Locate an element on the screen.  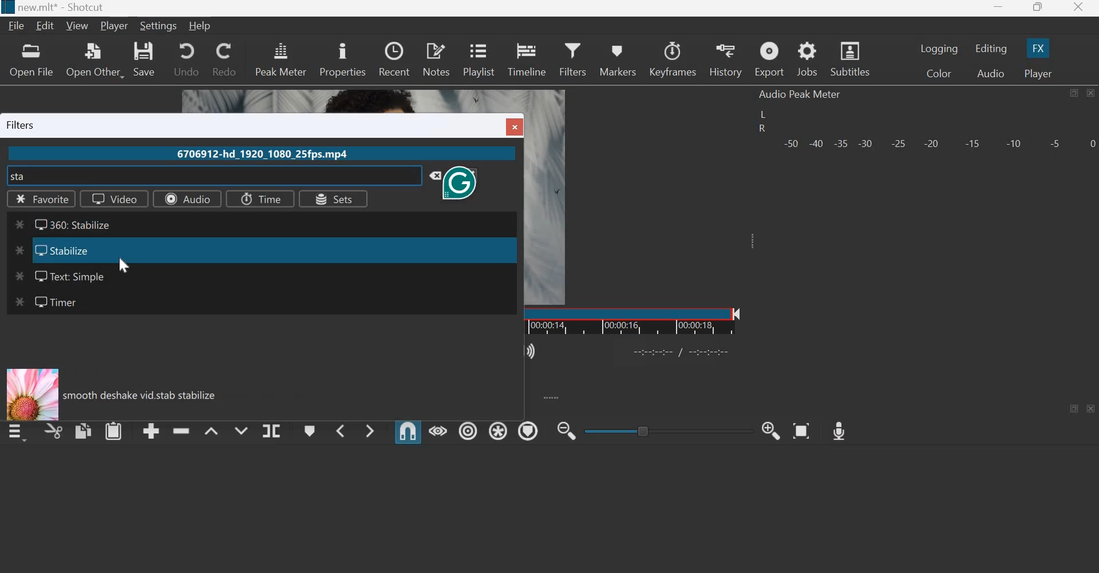
cursor is located at coordinates (126, 265).